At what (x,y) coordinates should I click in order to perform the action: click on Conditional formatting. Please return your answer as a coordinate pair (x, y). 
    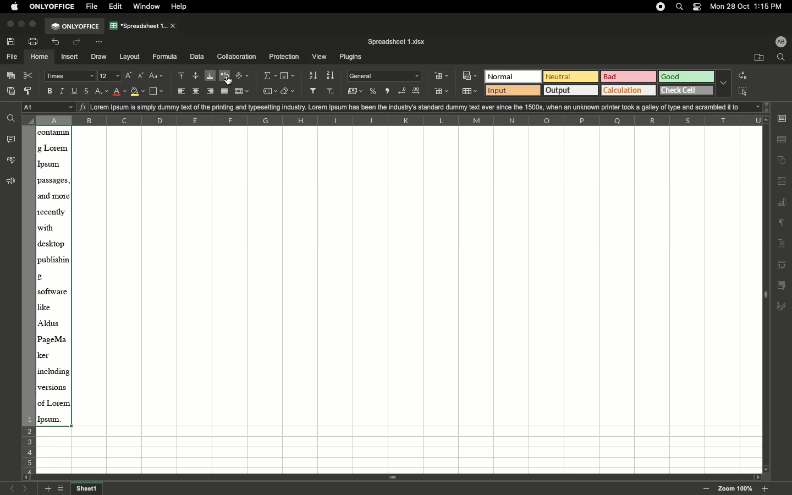
    Looking at the image, I should click on (470, 75).